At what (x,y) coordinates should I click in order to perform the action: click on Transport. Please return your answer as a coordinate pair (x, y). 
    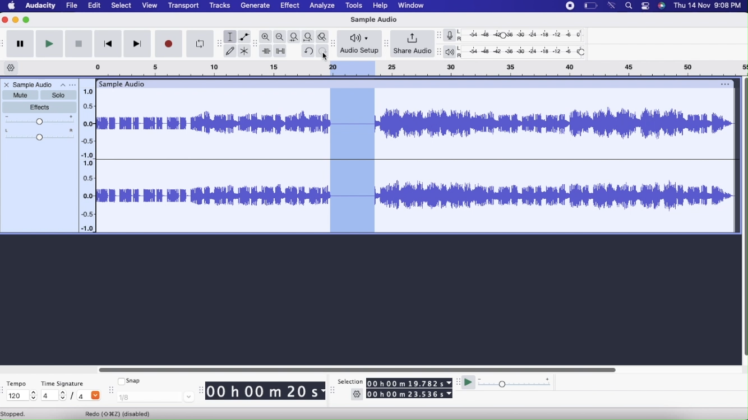
    Looking at the image, I should click on (184, 6).